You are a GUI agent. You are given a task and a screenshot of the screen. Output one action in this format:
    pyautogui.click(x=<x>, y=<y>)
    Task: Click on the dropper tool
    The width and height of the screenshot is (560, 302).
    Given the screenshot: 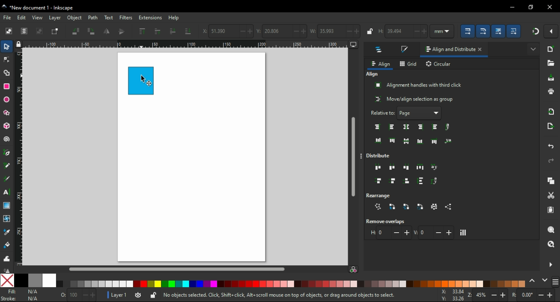 What is the action you would take?
    pyautogui.click(x=7, y=232)
    